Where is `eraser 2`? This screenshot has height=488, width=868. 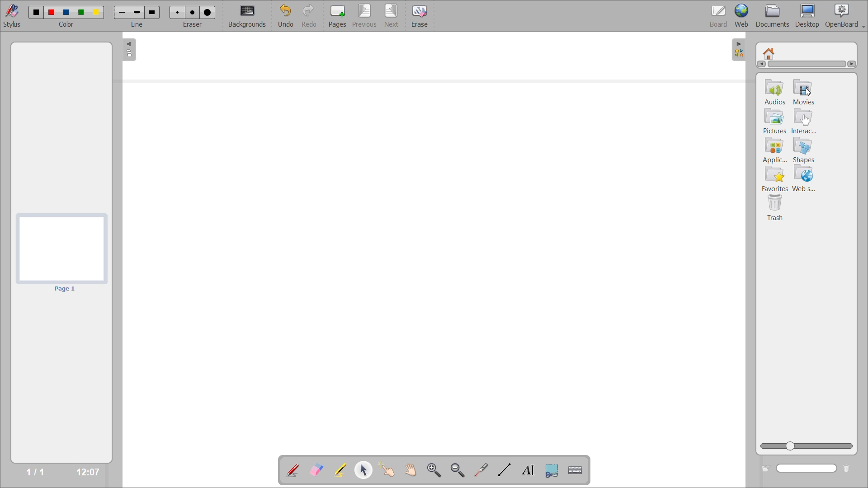 eraser 2 is located at coordinates (192, 12).